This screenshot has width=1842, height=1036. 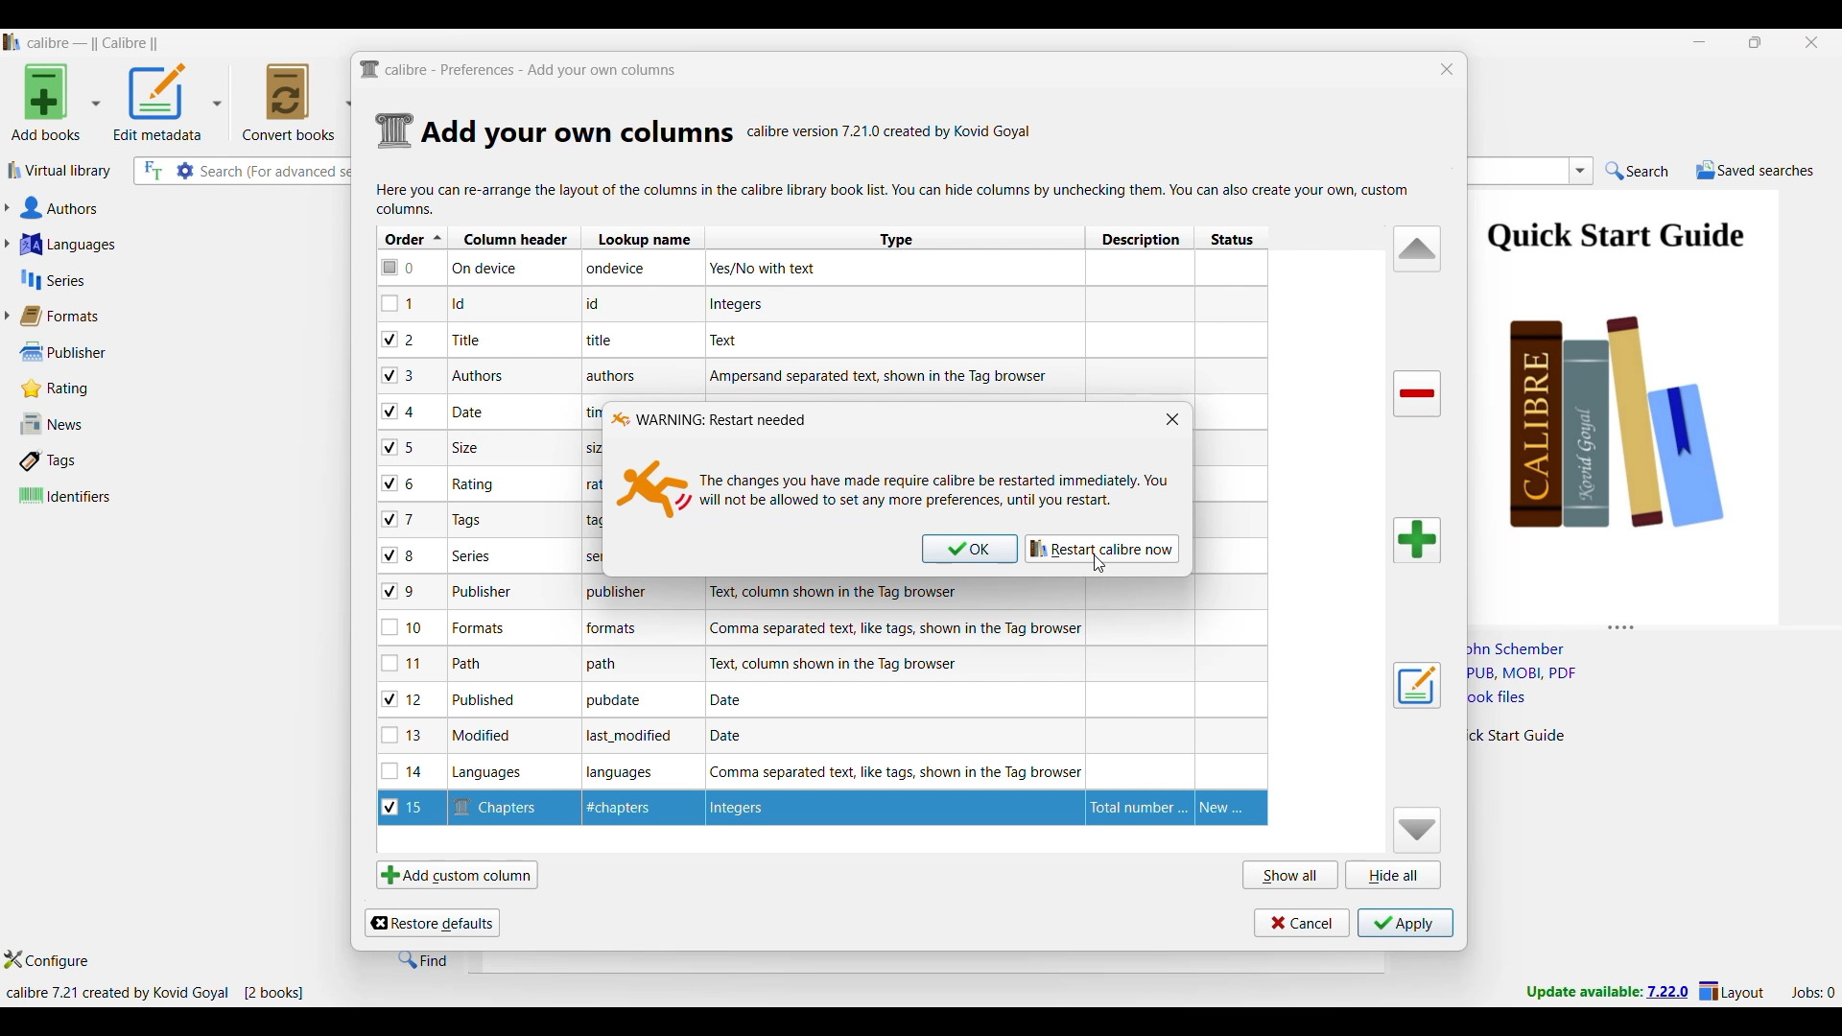 What do you see at coordinates (168, 102) in the screenshot?
I see `Options to edit metadata` at bounding box center [168, 102].